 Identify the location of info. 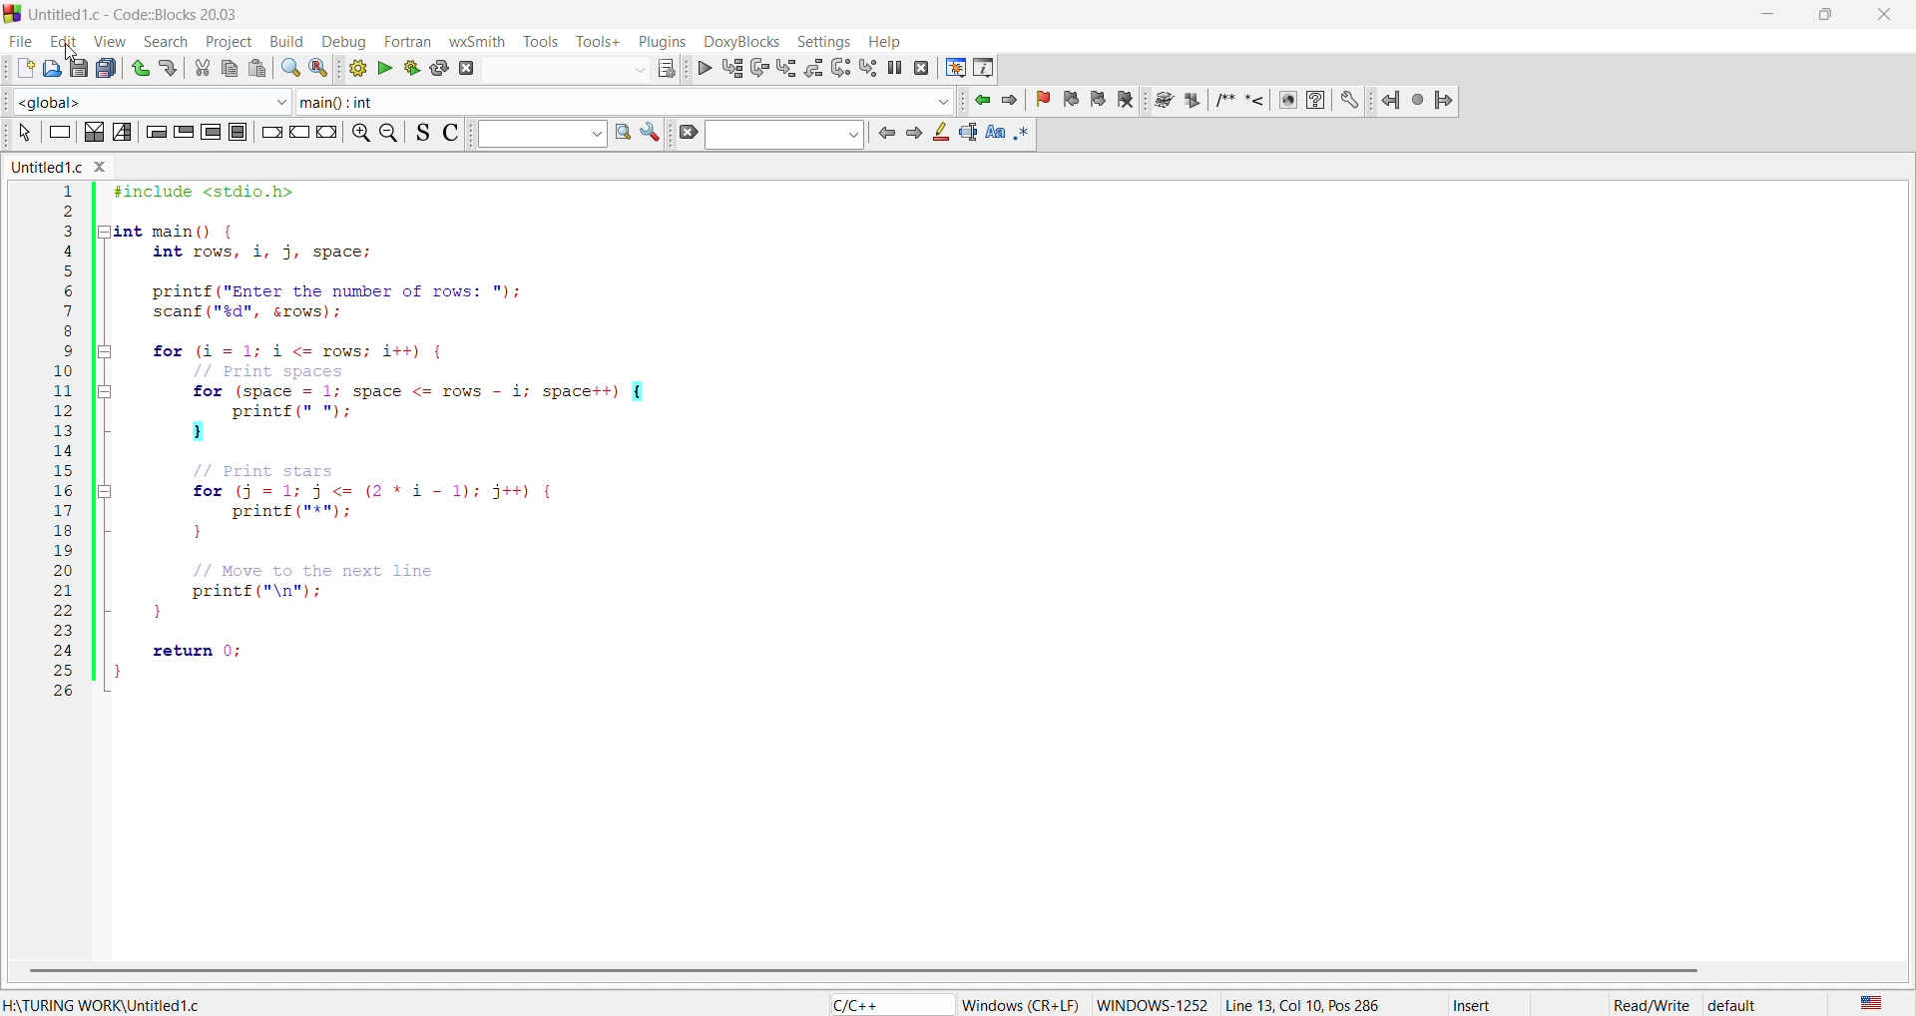
(985, 68).